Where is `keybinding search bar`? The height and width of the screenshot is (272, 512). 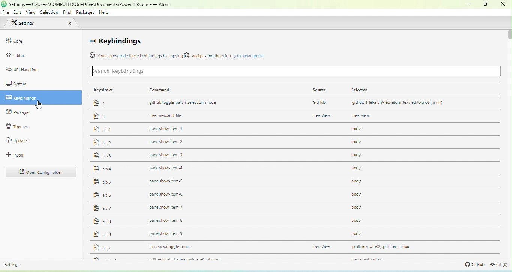
keybinding search bar is located at coordinates (295, 71).